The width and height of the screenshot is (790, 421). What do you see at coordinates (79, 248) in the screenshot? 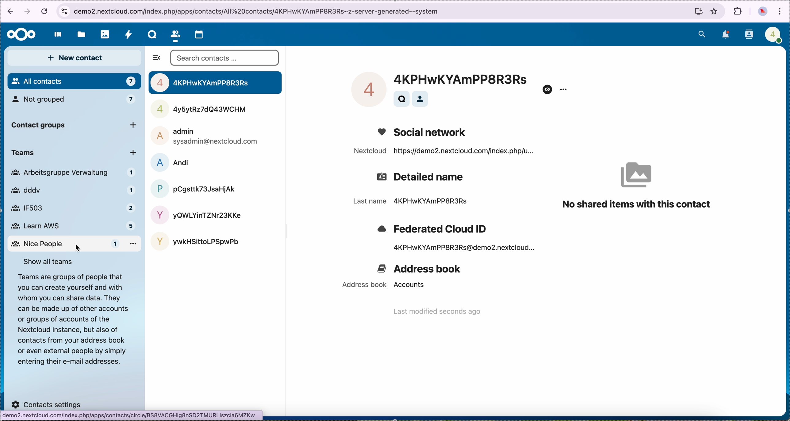
I see `cursor` at bounding box center [79, 248].